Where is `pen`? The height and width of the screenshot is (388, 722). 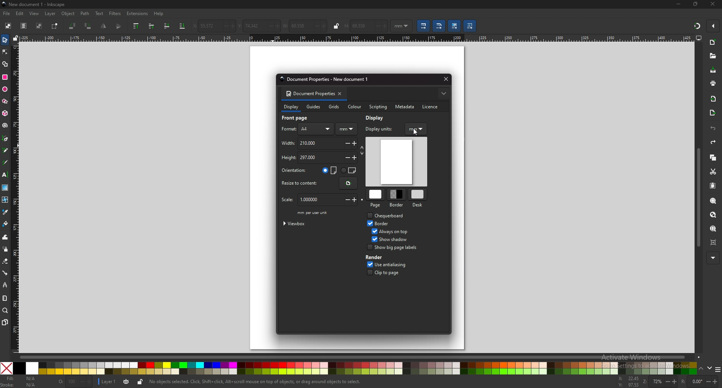 pen is located at coordinates (5, 138).